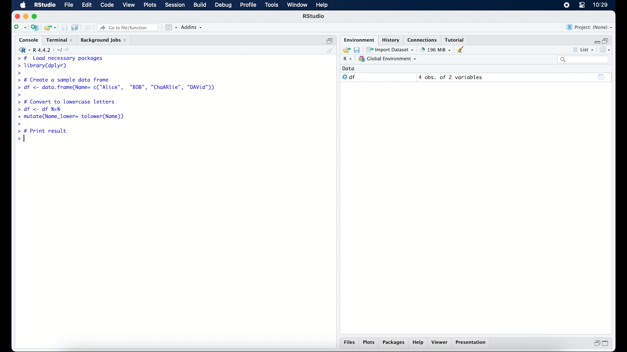 This screenshot has height=352, width=627. Describe the element at coordinates (423, 39) in the screenshot. I see `connections` at that location.